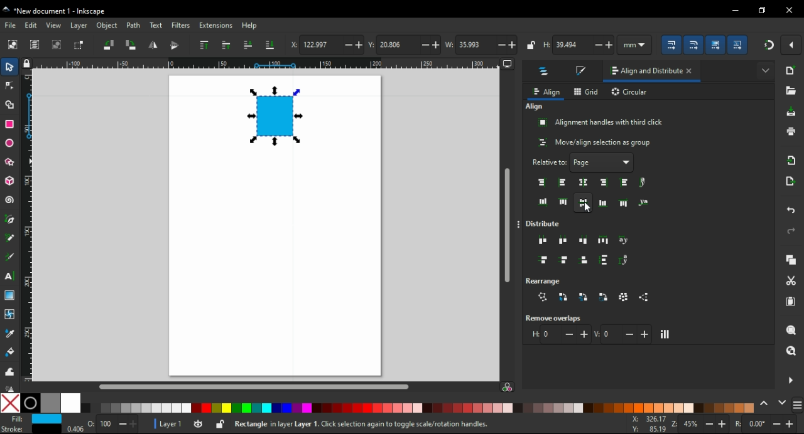 The width and height of the screenshot is (804, 434). Describe the element at coordinates (134, 26) in the screenshot. I see `path` at that location.